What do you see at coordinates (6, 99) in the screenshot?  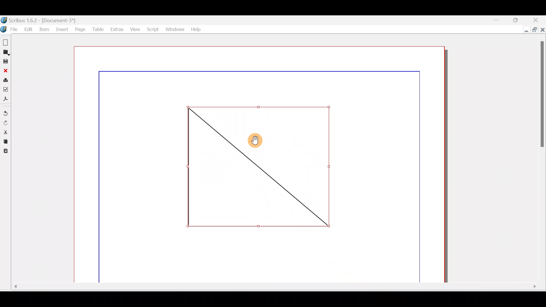 I see `Save as PDF` at bounding box center [6, 99].